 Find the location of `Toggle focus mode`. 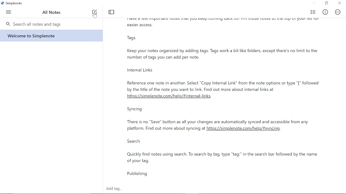

Toggle focus mode is located at coordinates (112, 12).